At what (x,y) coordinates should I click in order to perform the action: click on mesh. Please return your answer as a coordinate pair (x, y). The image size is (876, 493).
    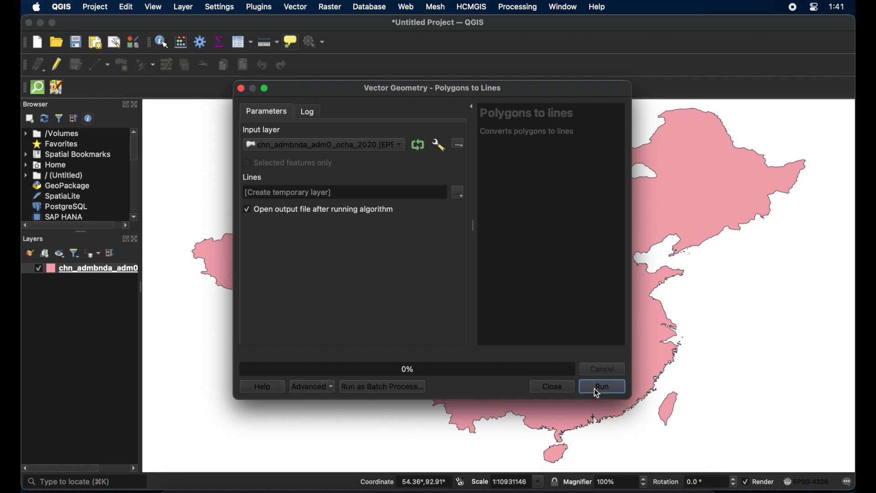
    Looking at the image, I should click on (436, 6).